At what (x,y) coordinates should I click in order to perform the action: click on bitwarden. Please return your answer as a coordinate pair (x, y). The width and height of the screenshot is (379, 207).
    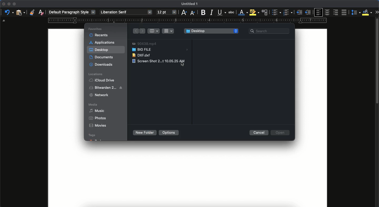
    Looking at the image, I should click on (106, 87).